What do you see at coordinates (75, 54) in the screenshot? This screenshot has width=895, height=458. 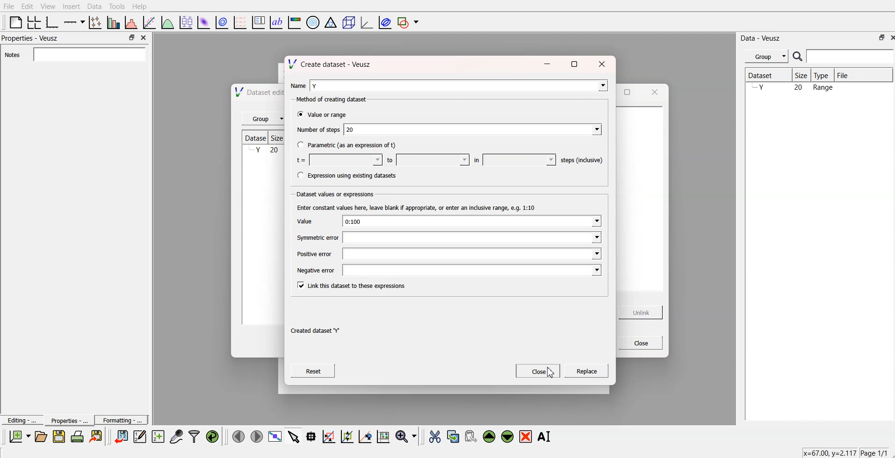 I see `Notes` at bounding box center [75, 54].